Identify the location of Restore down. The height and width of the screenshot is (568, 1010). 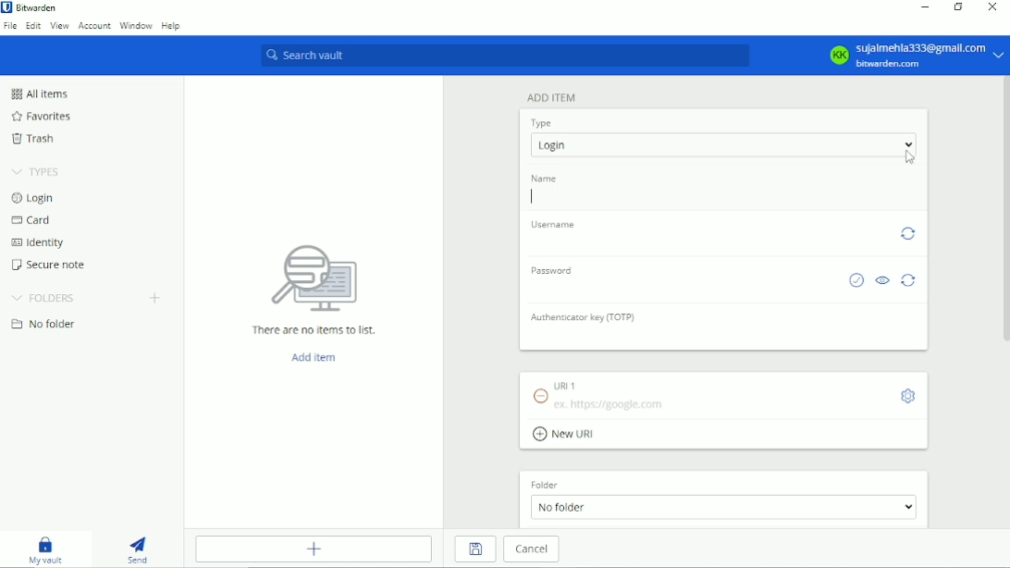
(956, 7).